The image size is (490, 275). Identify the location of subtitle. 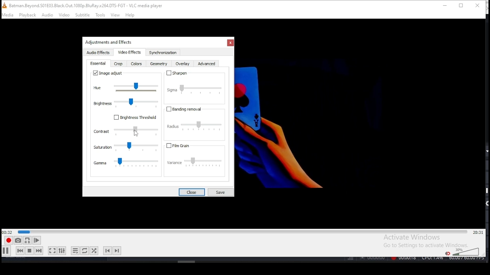
(83, 15).